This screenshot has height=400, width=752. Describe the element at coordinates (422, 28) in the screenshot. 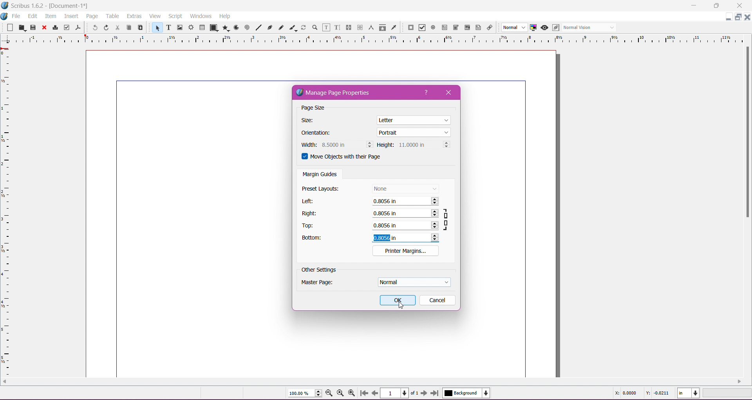

I see `PDF Check Box` at that location.